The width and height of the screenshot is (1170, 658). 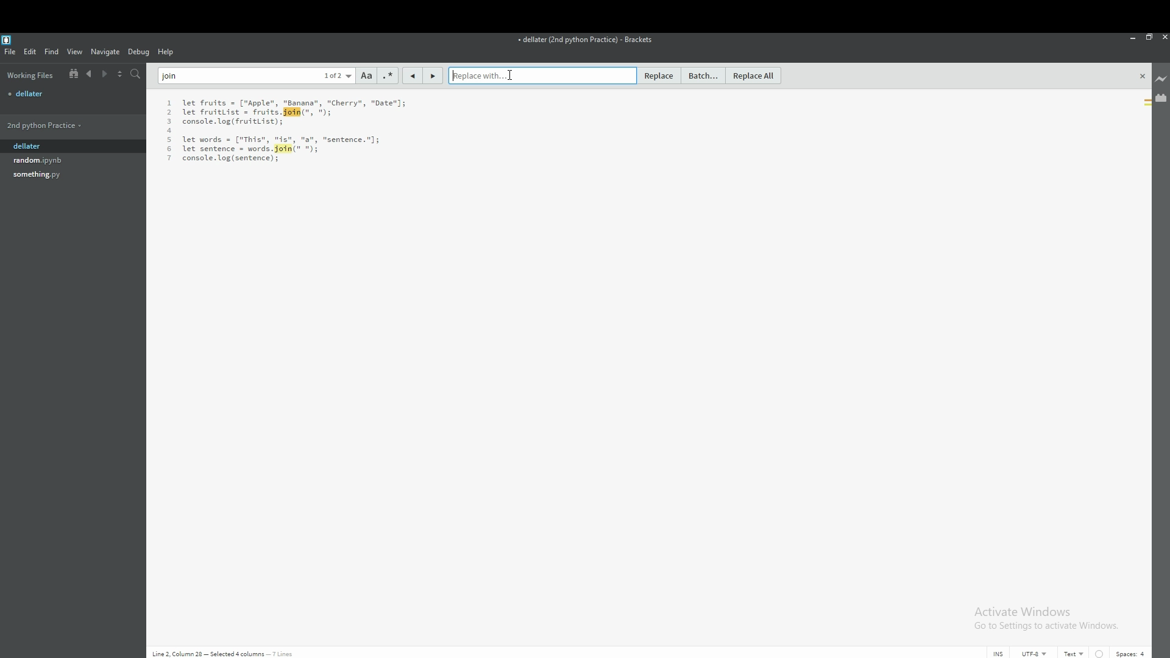 I want to click on debug, so click(x=139, y=52).